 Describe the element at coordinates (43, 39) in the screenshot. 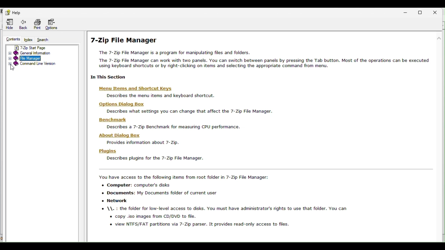

I see `Search` at that location.